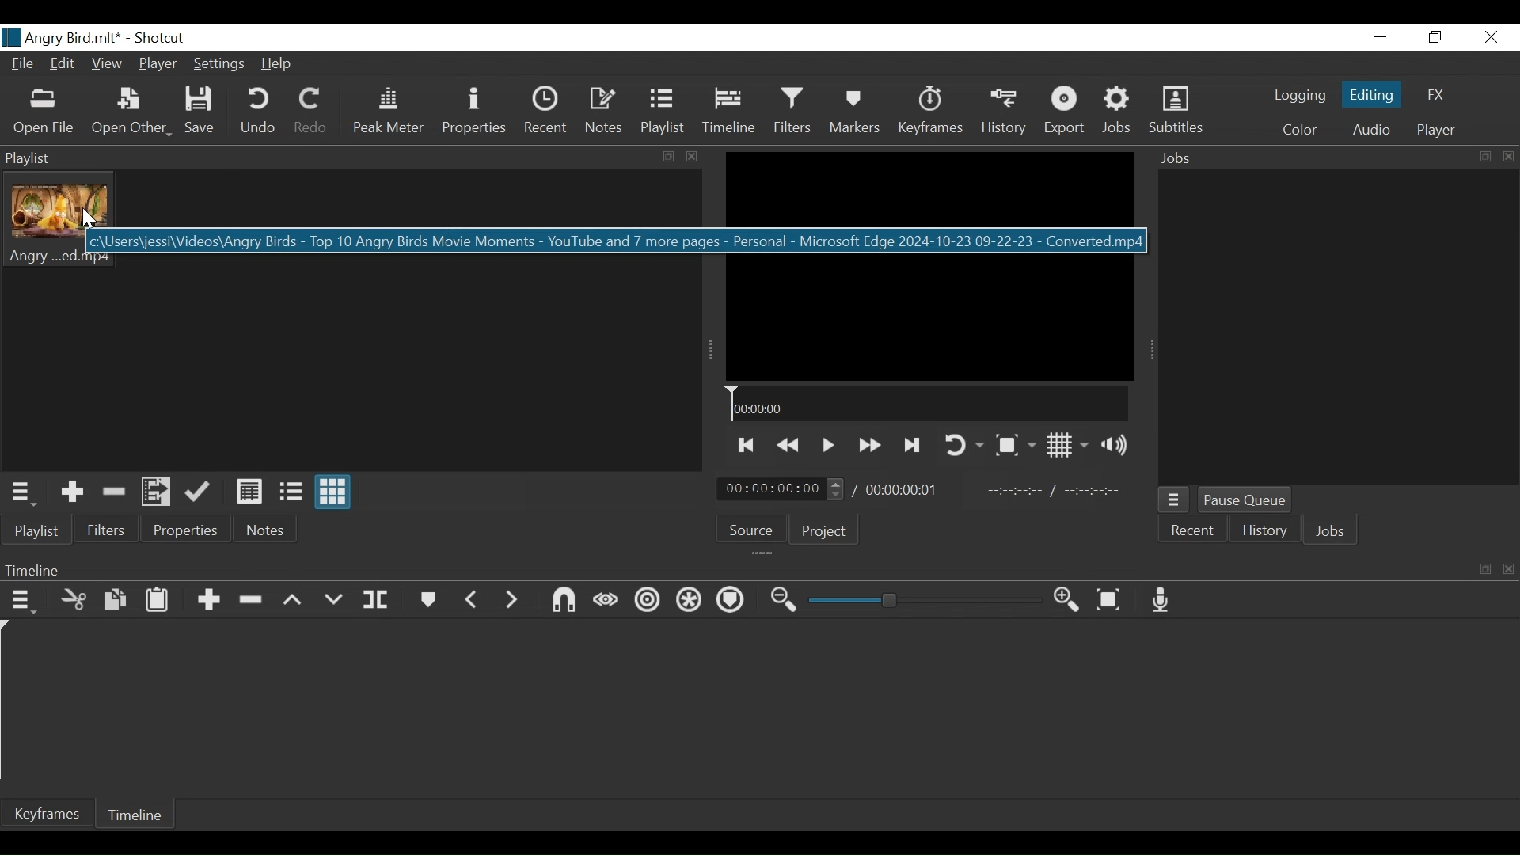 The width and height of the screenshot is (1520, 855). I want to click on Ripple all tracks, so click(687, 602).